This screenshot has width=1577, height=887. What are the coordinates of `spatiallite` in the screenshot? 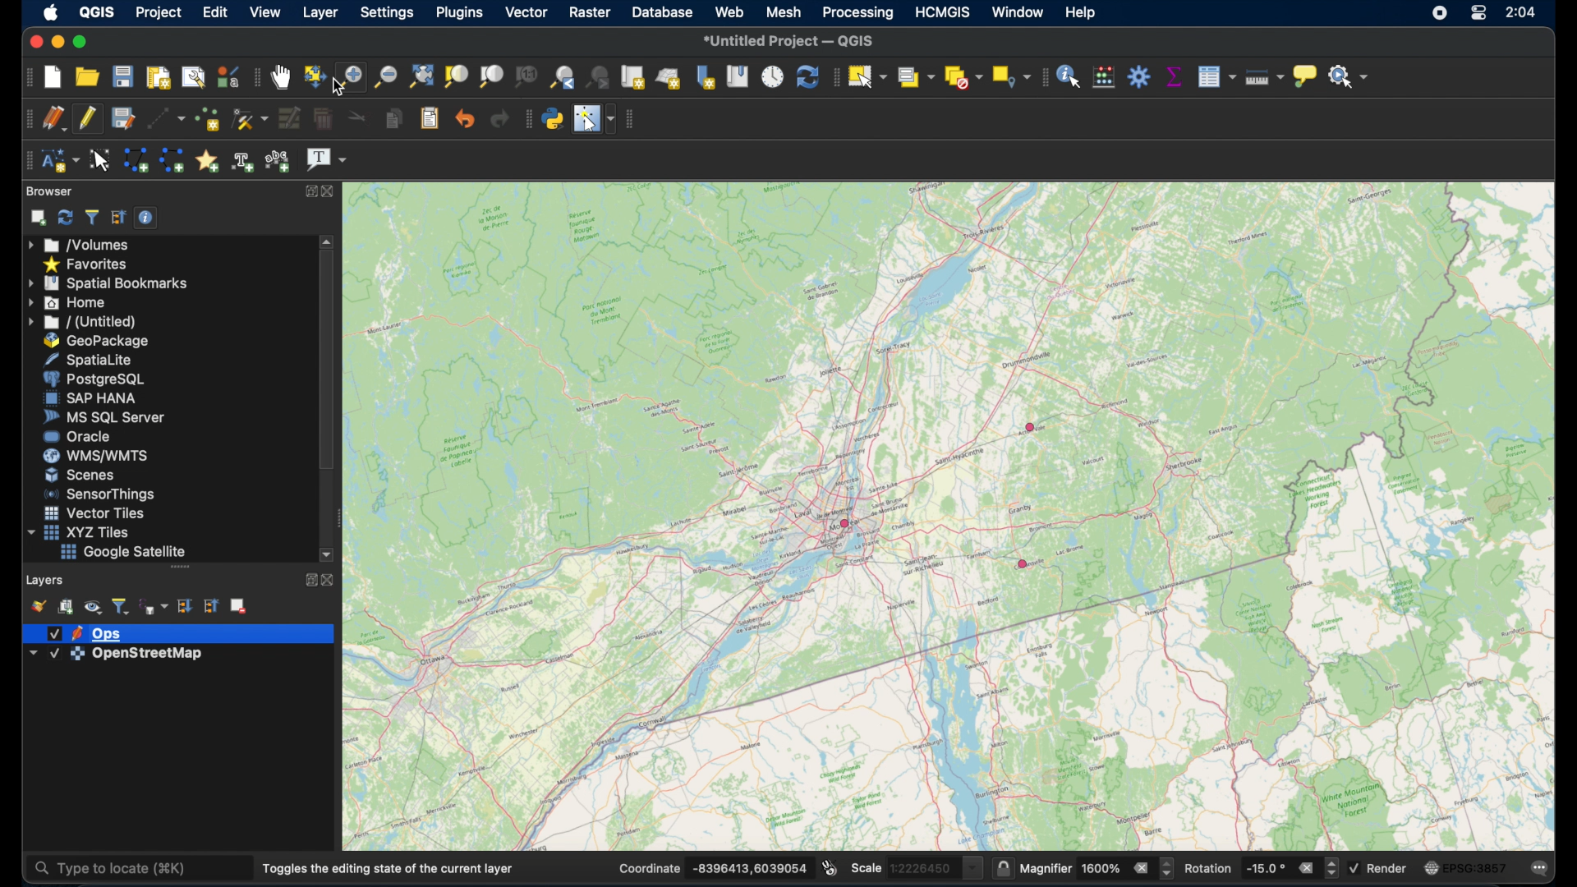 It's located at (85, 359).